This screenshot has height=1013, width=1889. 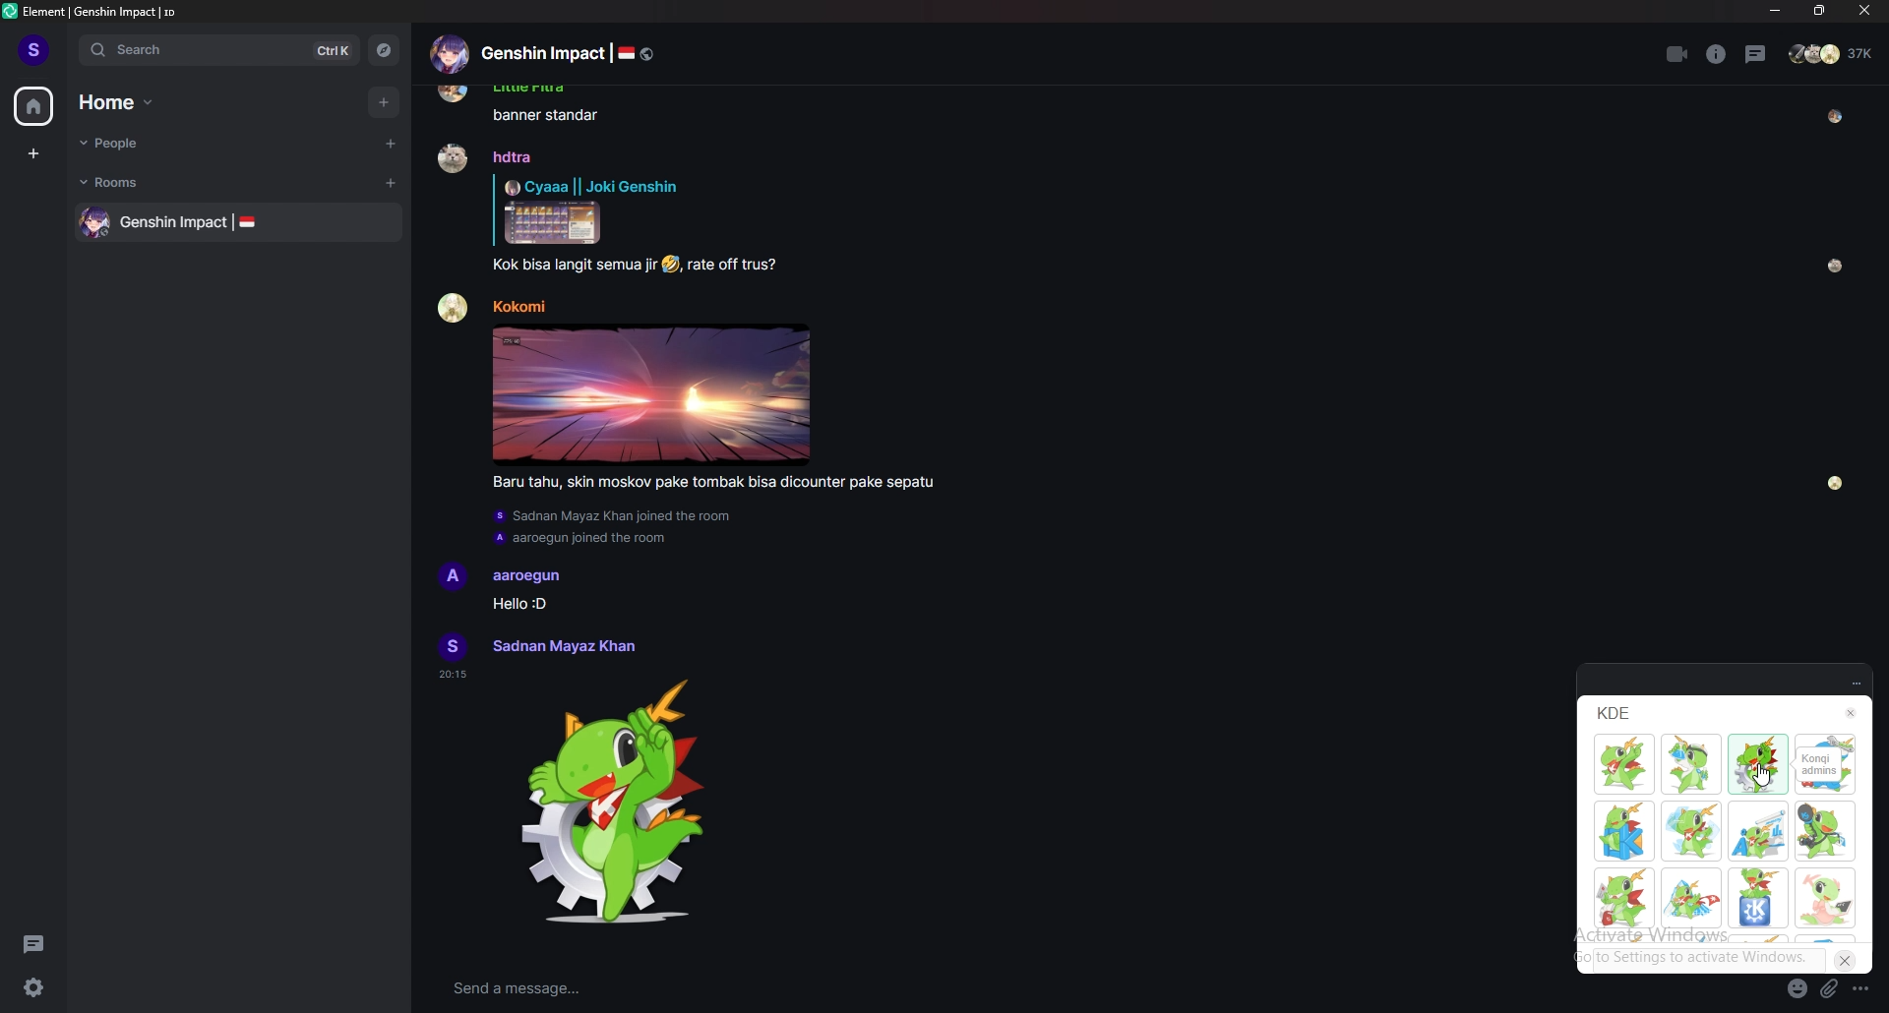 What do you see at coordinates (449, 54) in the screenshot?
I see `Profile picture of group` at bounding box center [449, 54].